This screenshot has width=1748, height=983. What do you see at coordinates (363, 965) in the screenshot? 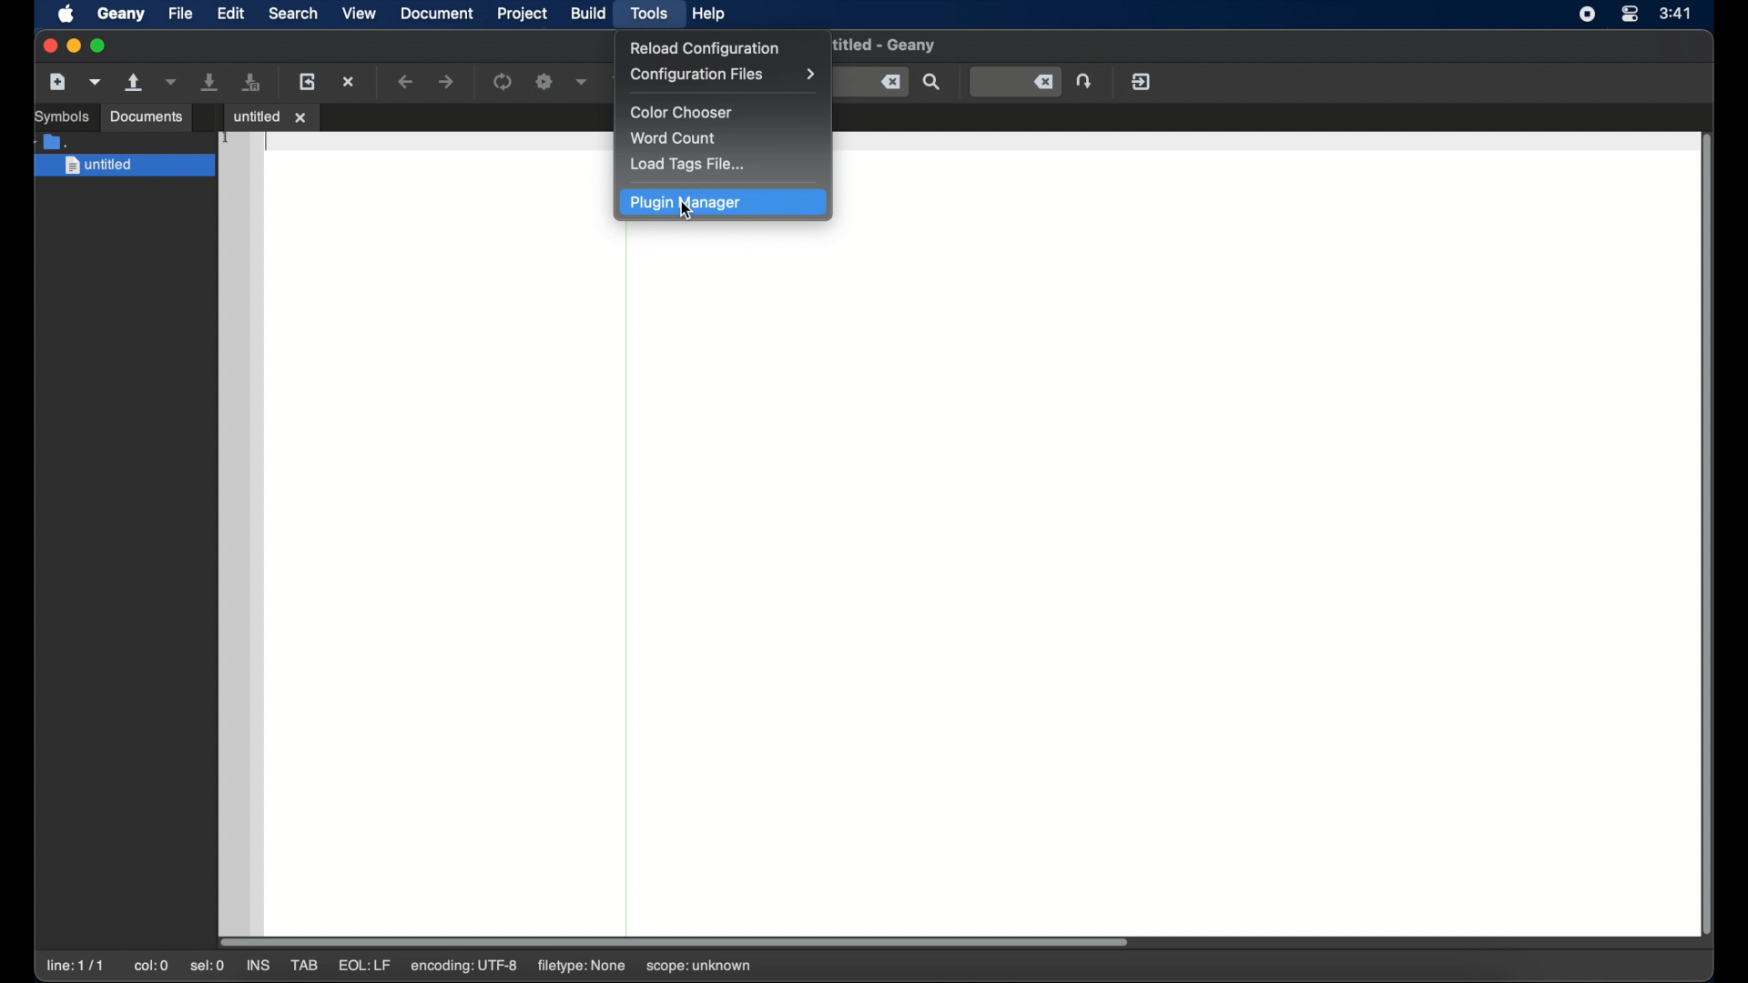
I see `eql: lf` at bounding box center [363, 965].